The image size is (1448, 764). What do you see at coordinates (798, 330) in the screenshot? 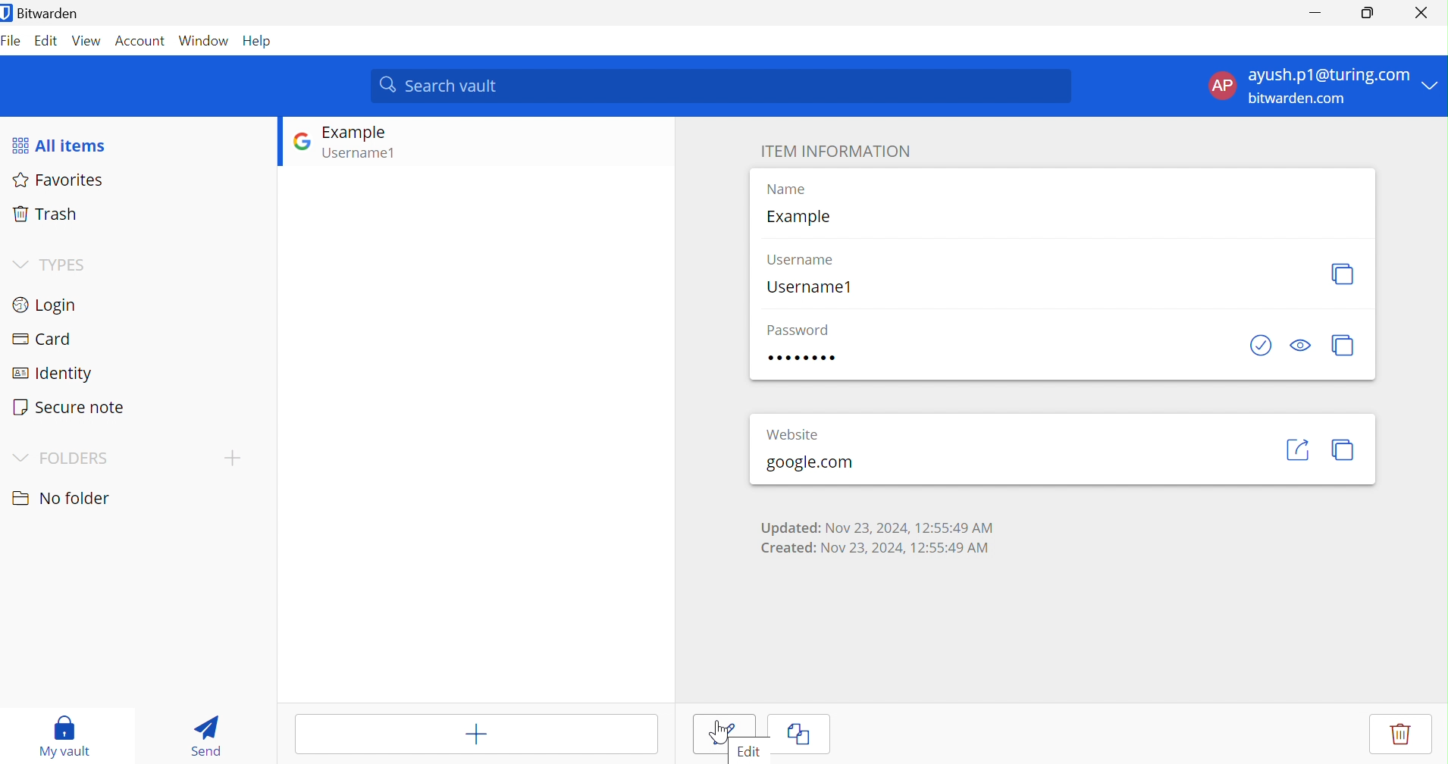
I see `Password` at bounding box center [798, 330].